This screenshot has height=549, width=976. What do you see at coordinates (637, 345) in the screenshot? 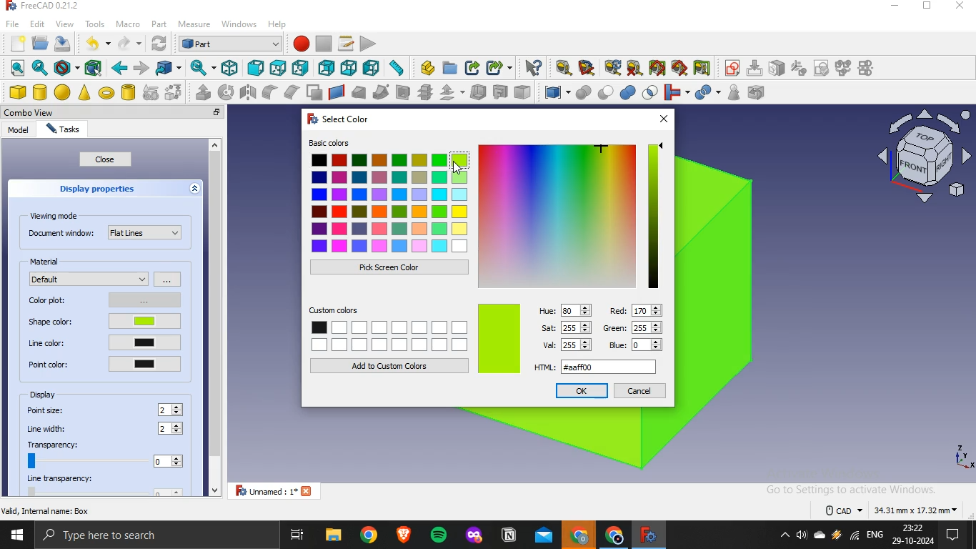
I see `blue` at bounding box center [637, 345].